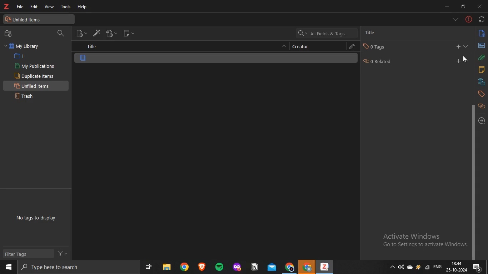  Describe the element at coordinates (10, 196) in the screenshot. I see `text` at that location.